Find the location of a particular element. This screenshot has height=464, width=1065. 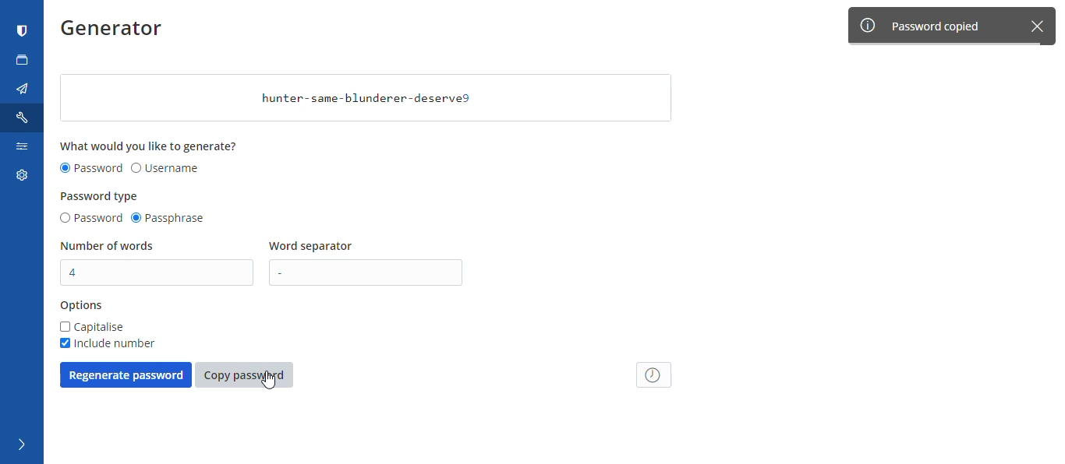

expand is located at coordinates (19, 445).